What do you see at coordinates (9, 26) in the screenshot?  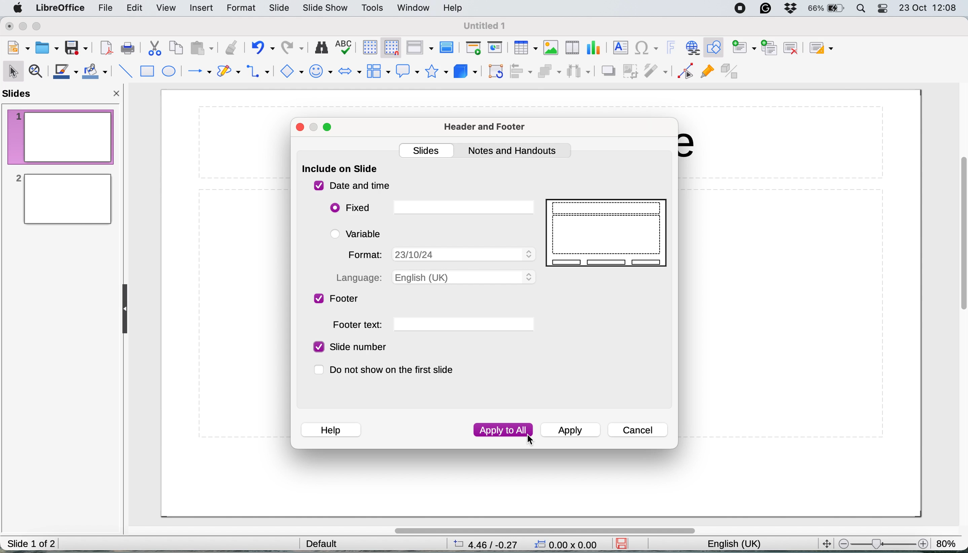 I see `close` at bounding box center [9, 26].